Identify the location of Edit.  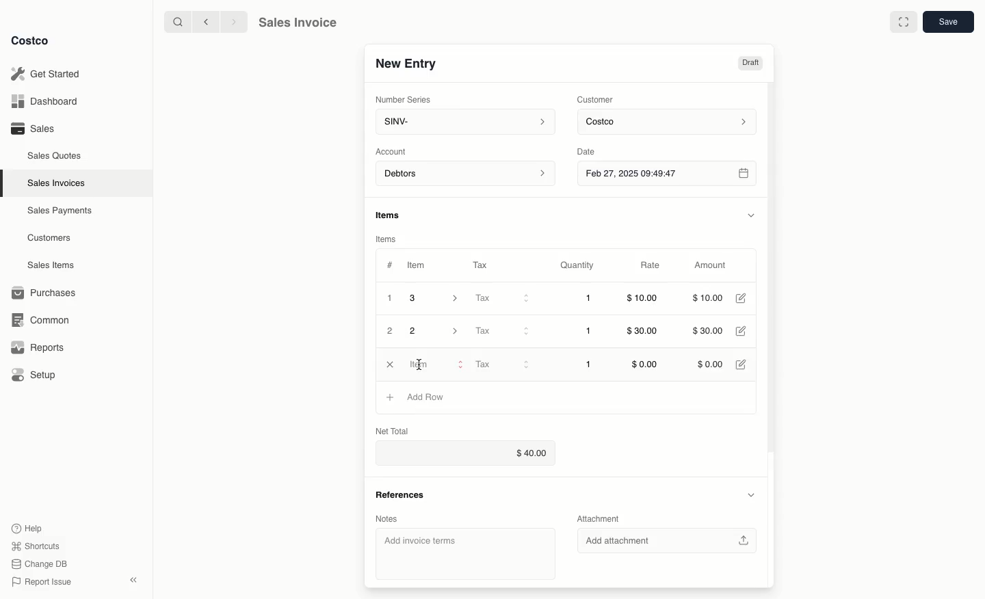
(744, 332).